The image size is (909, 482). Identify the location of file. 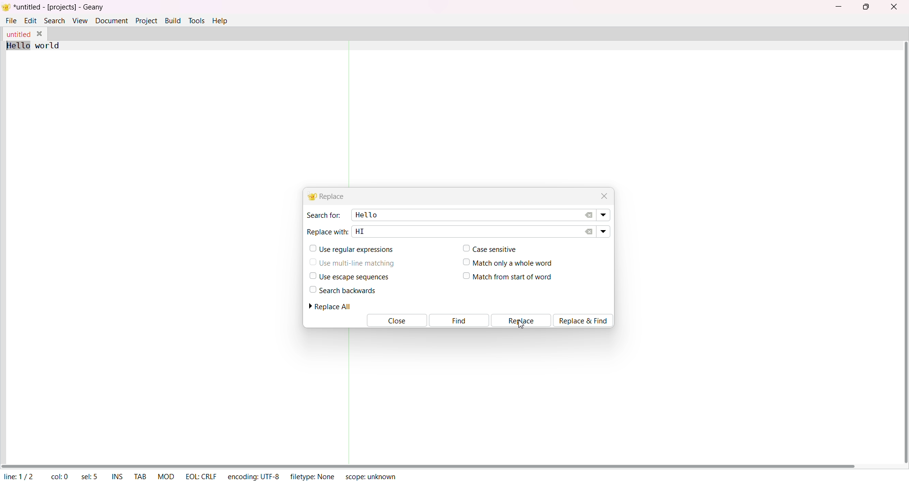
(12, 19).